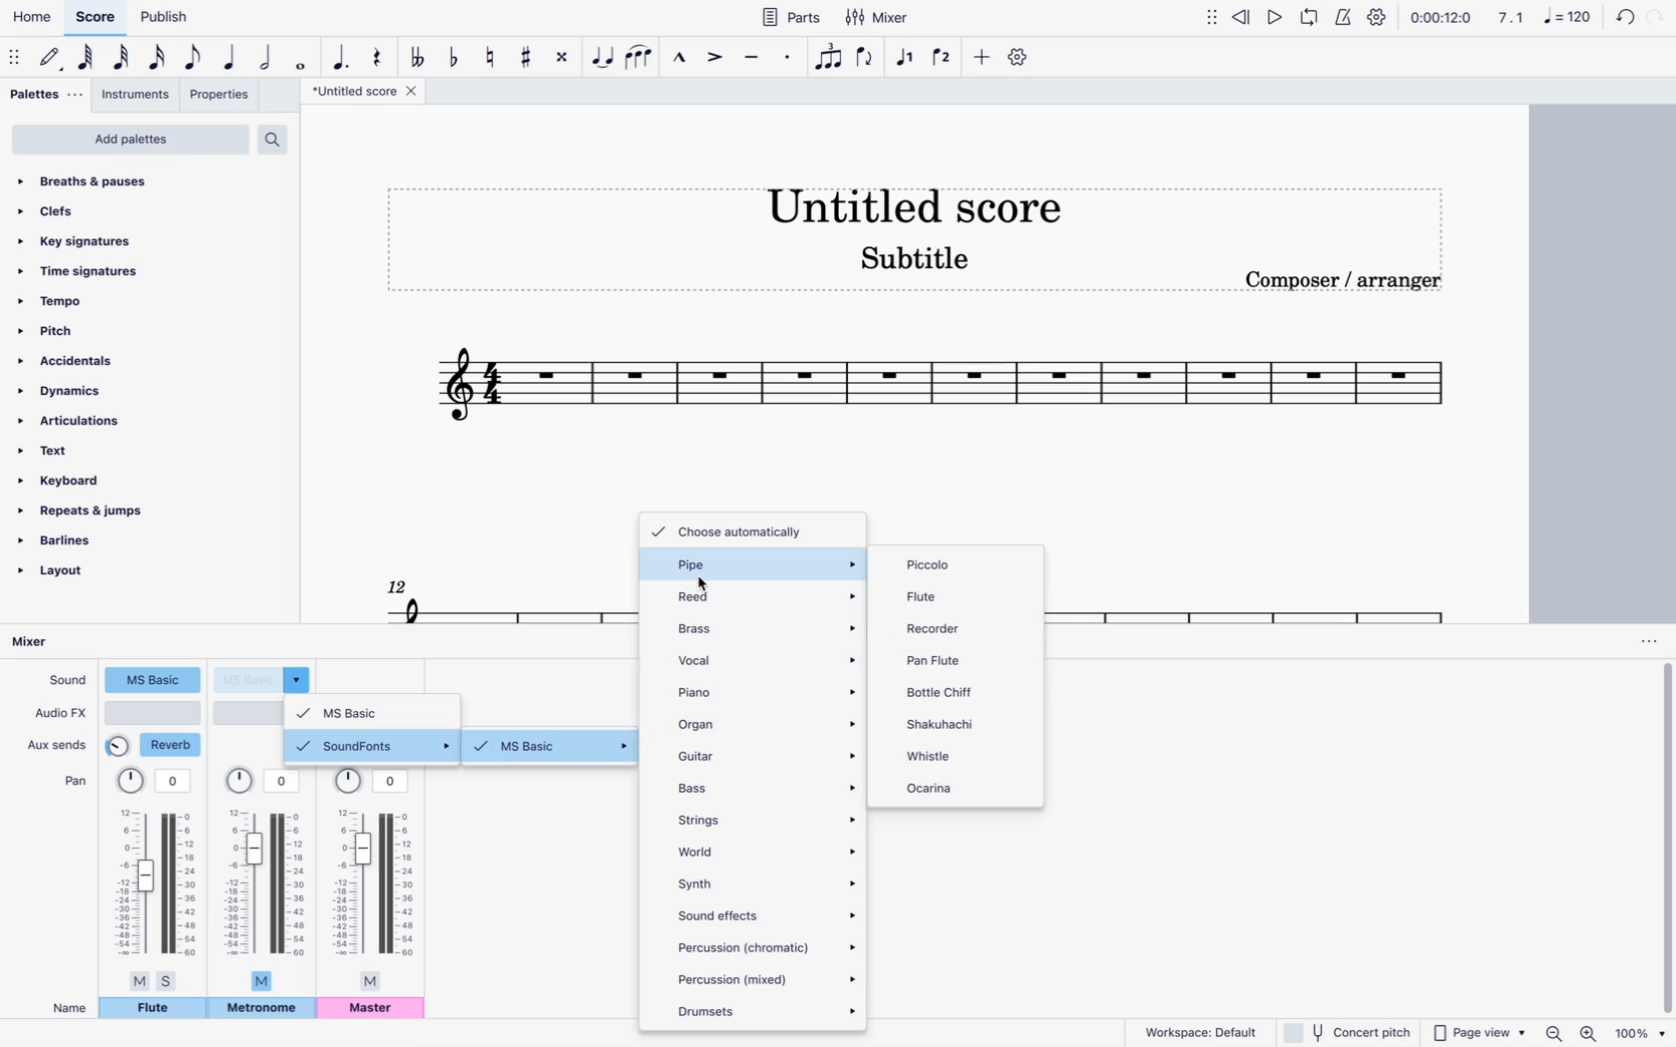 This screenshot has height=1047, width=1676. What do you see at coordinates (944, 629) in the screenshot?
I see `recorder` at bounding box center [944, 629].